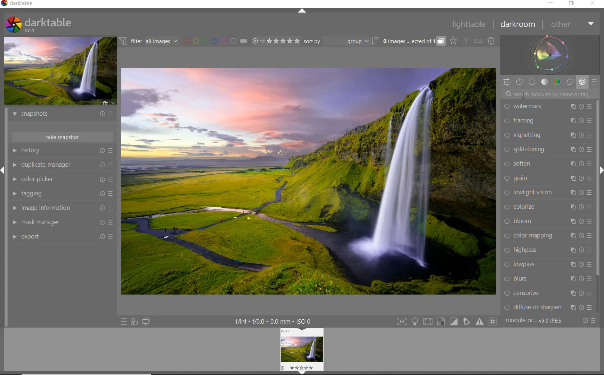  What do you see at coordinates (147, 321) in the screenshot?
I see `DISPLAY A SECOND DARKROOM IMAGE WINDOW` at bounding box center [147, 321].